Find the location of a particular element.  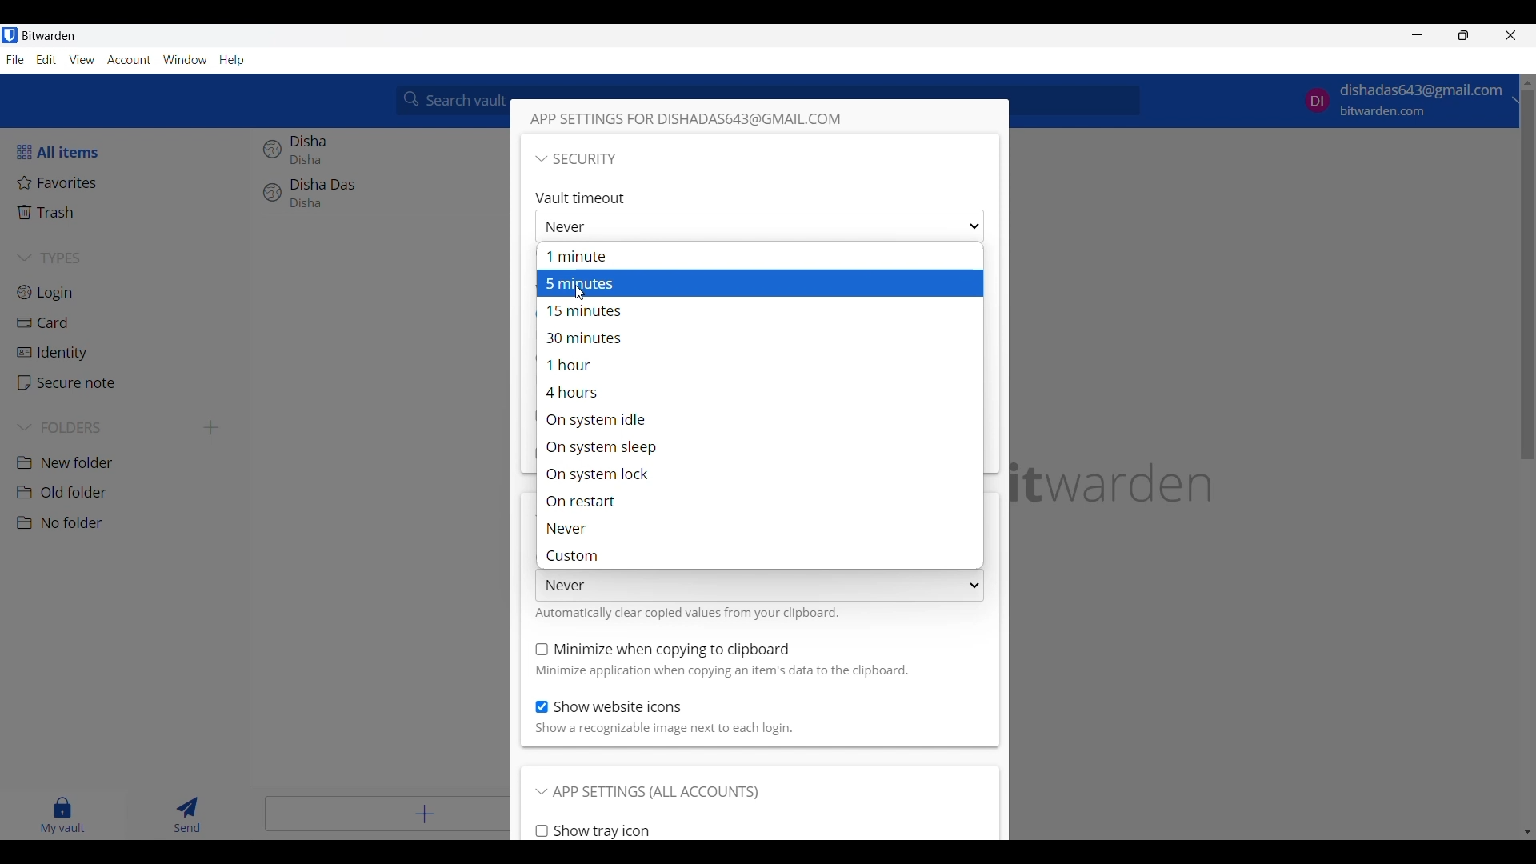

1 minute is located at coordinates (755, 257).